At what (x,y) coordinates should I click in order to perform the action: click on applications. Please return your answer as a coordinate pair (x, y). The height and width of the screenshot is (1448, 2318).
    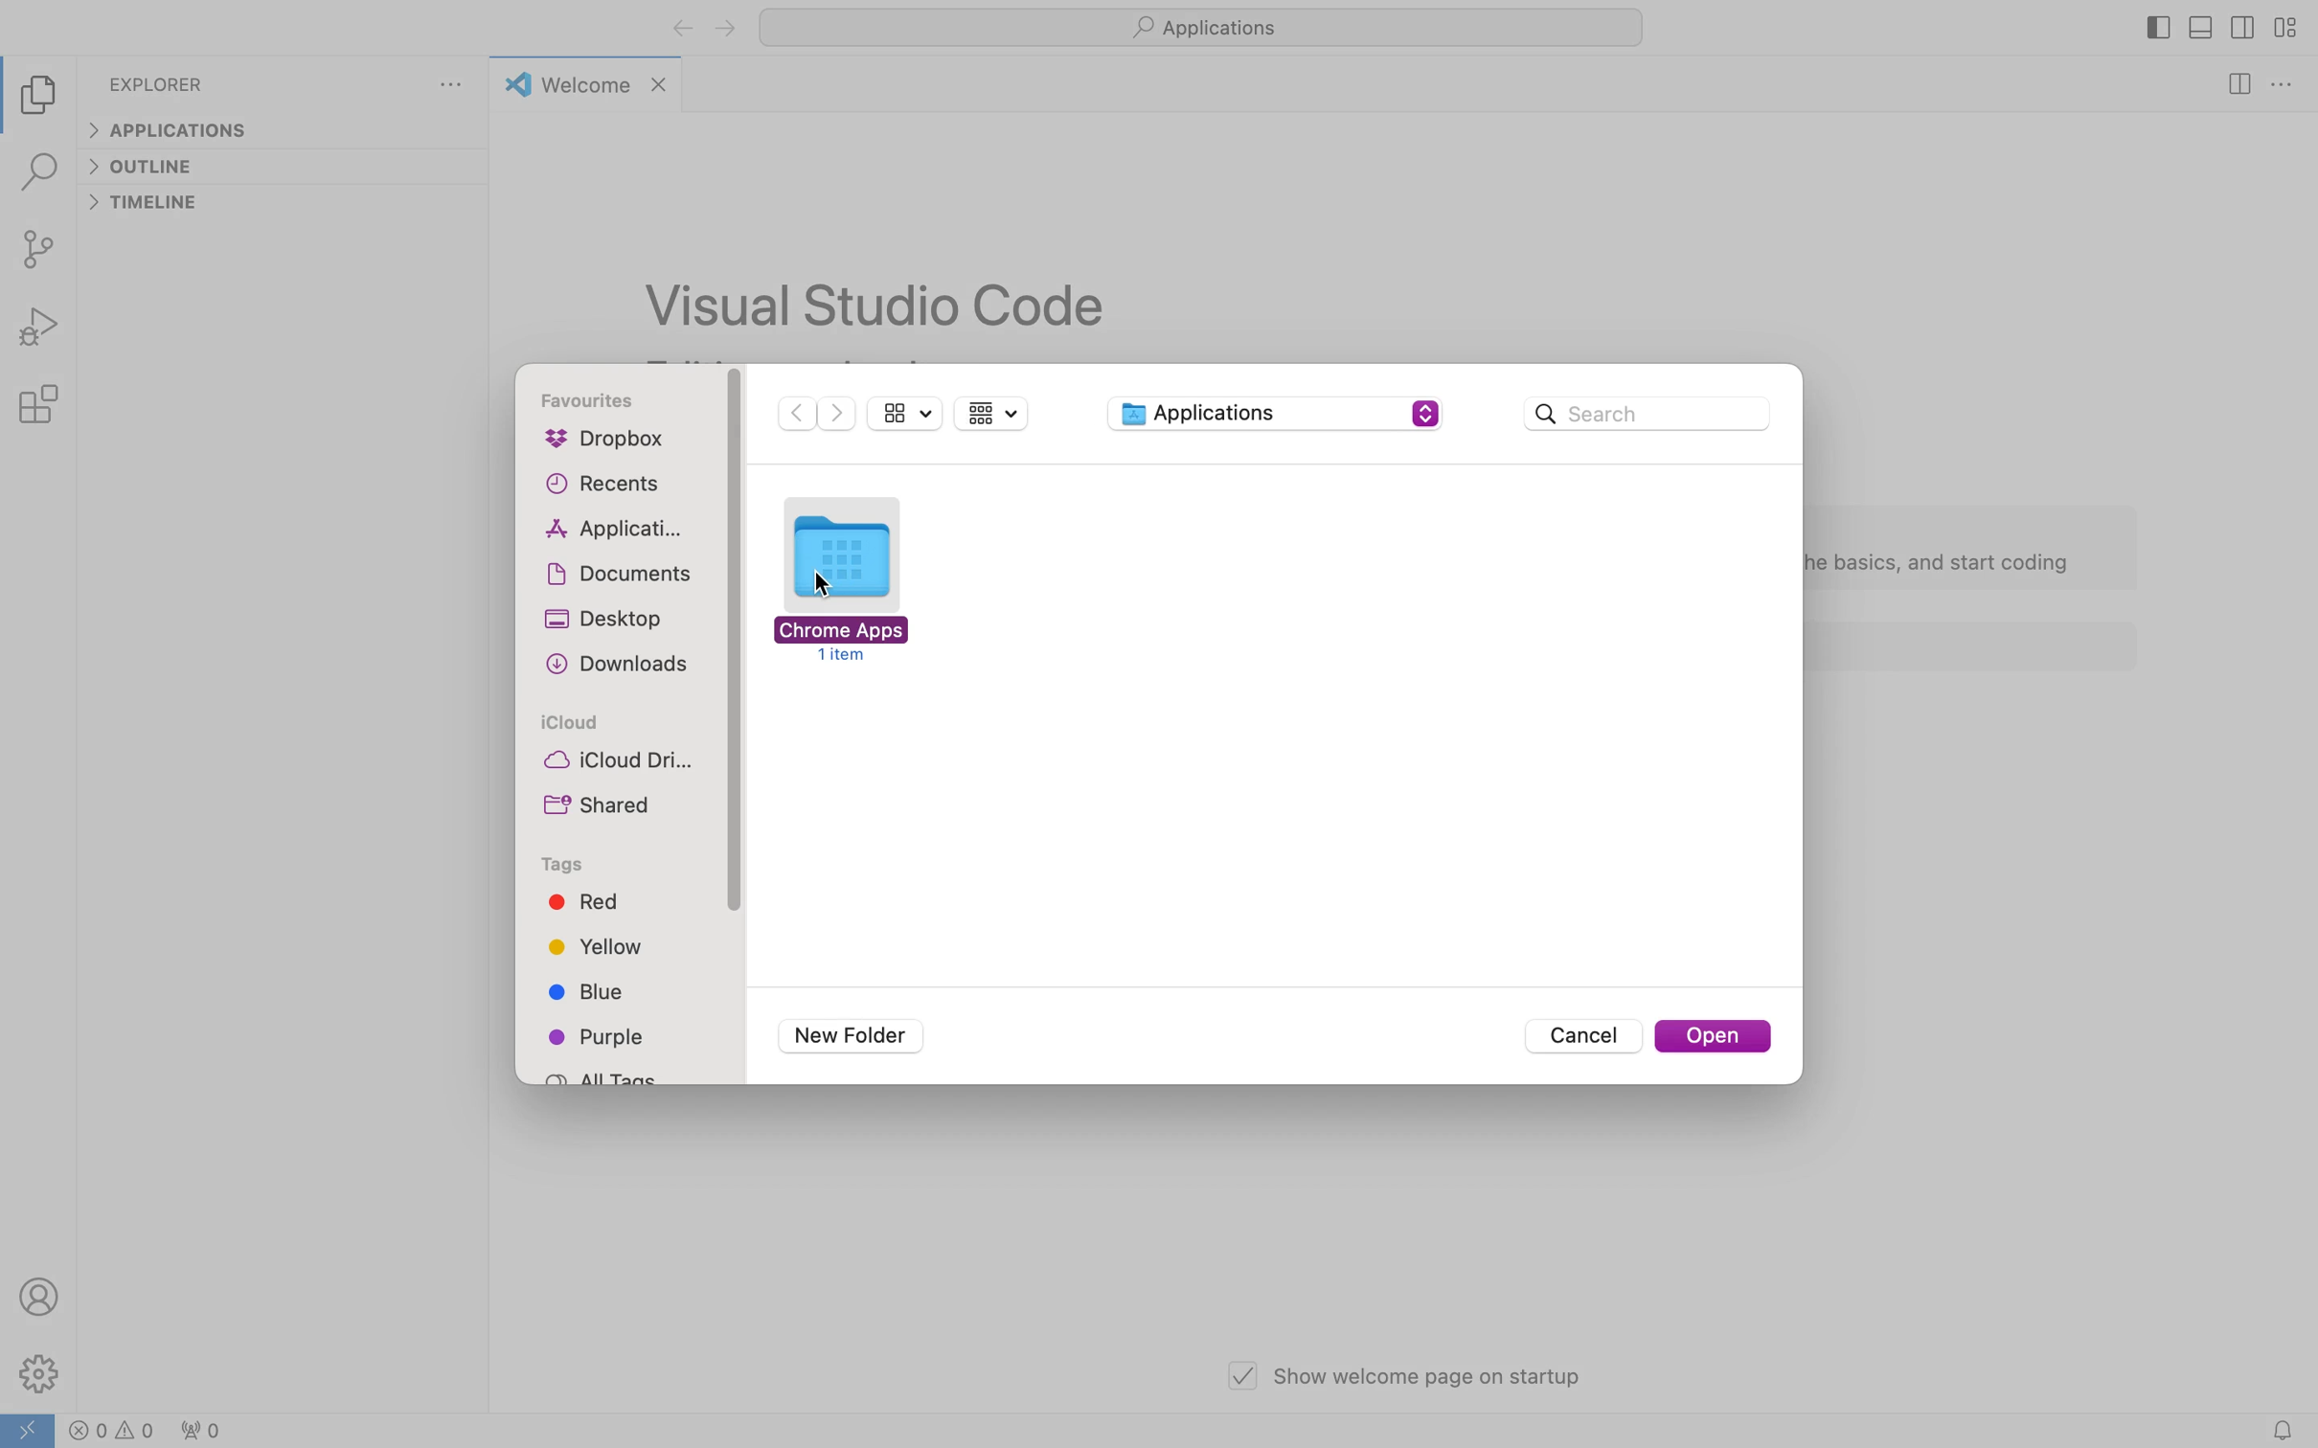
    Looking at the image, I should click on (1201, 26).